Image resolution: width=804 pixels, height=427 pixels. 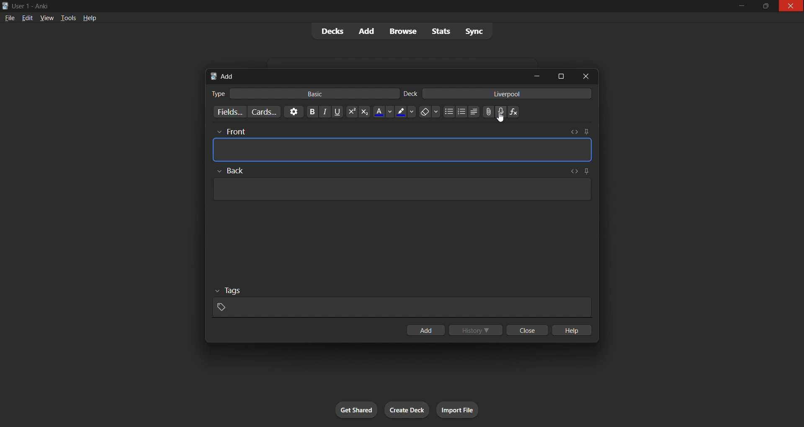 What do you see at coordinates (486, 111) in the screenshot?
I see `insert file` at bounding box center [486, 111].